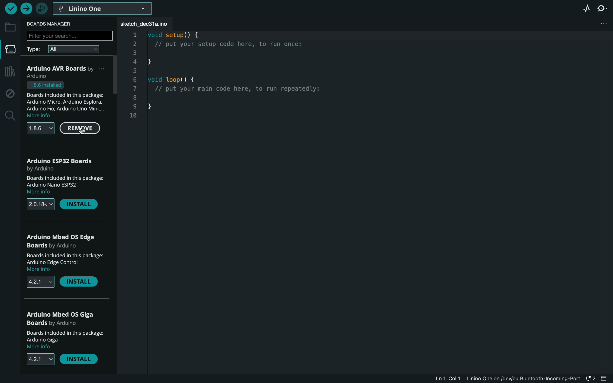 The height and width of the screenshot is (383, 613). I want to click on description, so click(64, 336).